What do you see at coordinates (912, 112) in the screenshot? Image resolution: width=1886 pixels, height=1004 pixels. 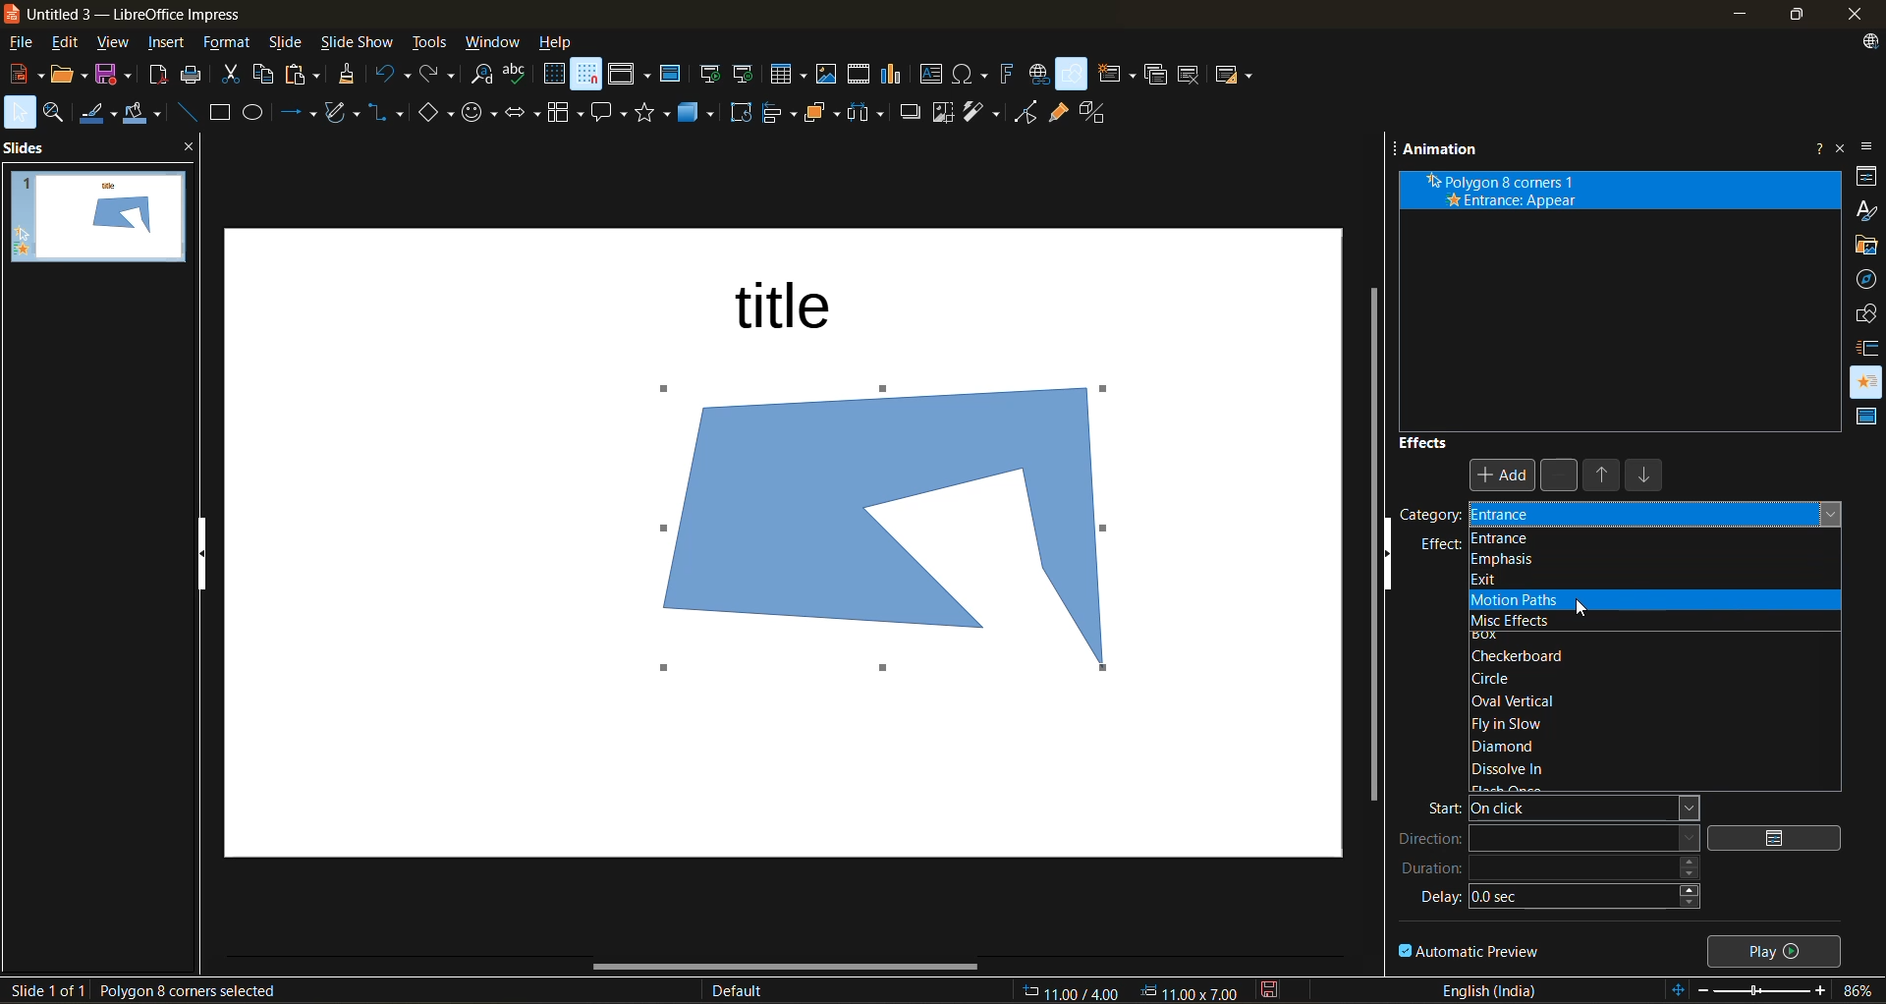 I see `shadow` at bounding box center [912, 112].